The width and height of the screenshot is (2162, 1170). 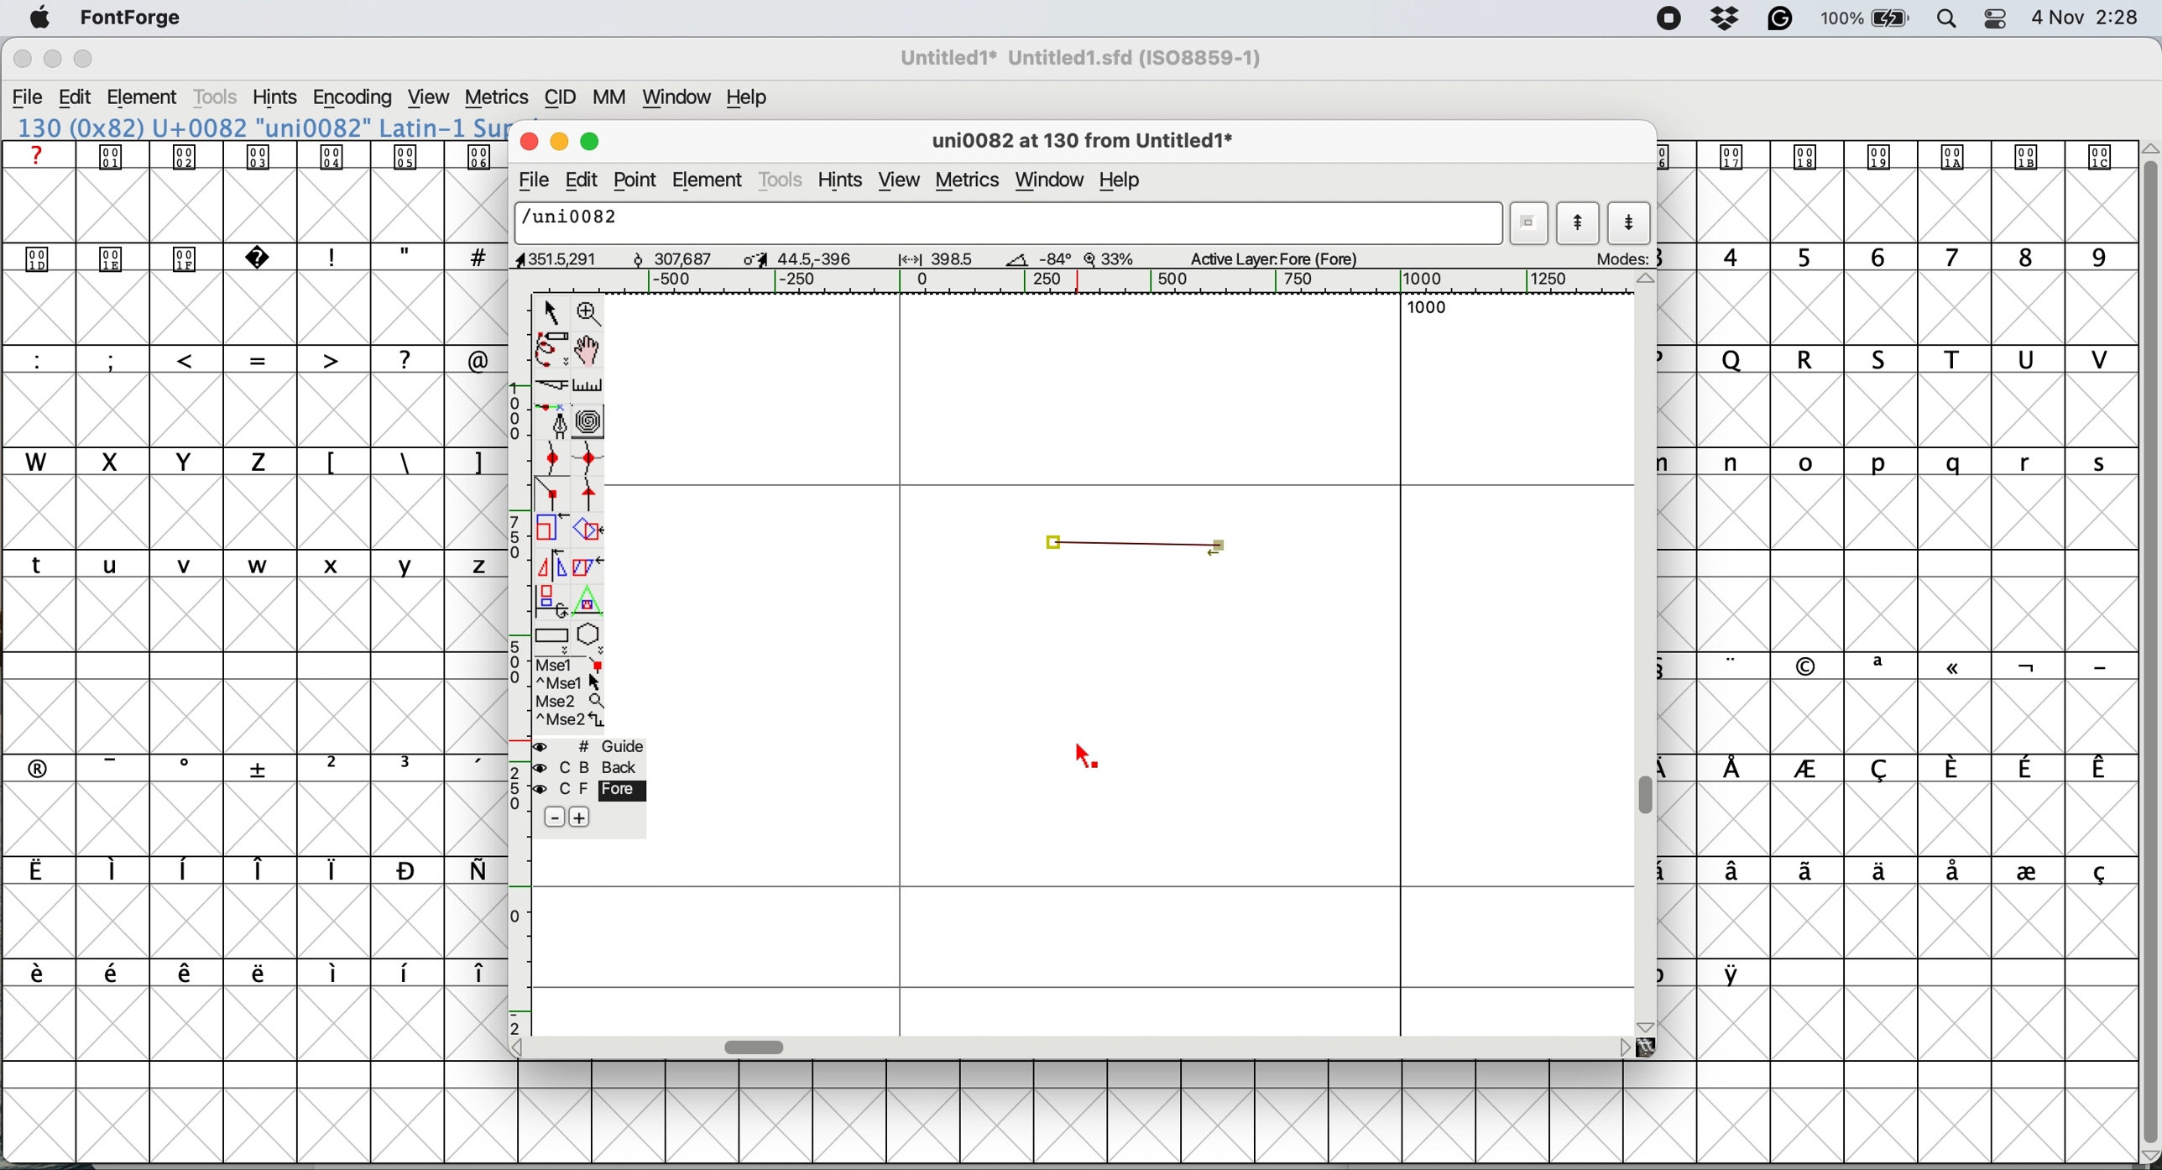 I want to click on show next letter, so click(x=1631, y=224).